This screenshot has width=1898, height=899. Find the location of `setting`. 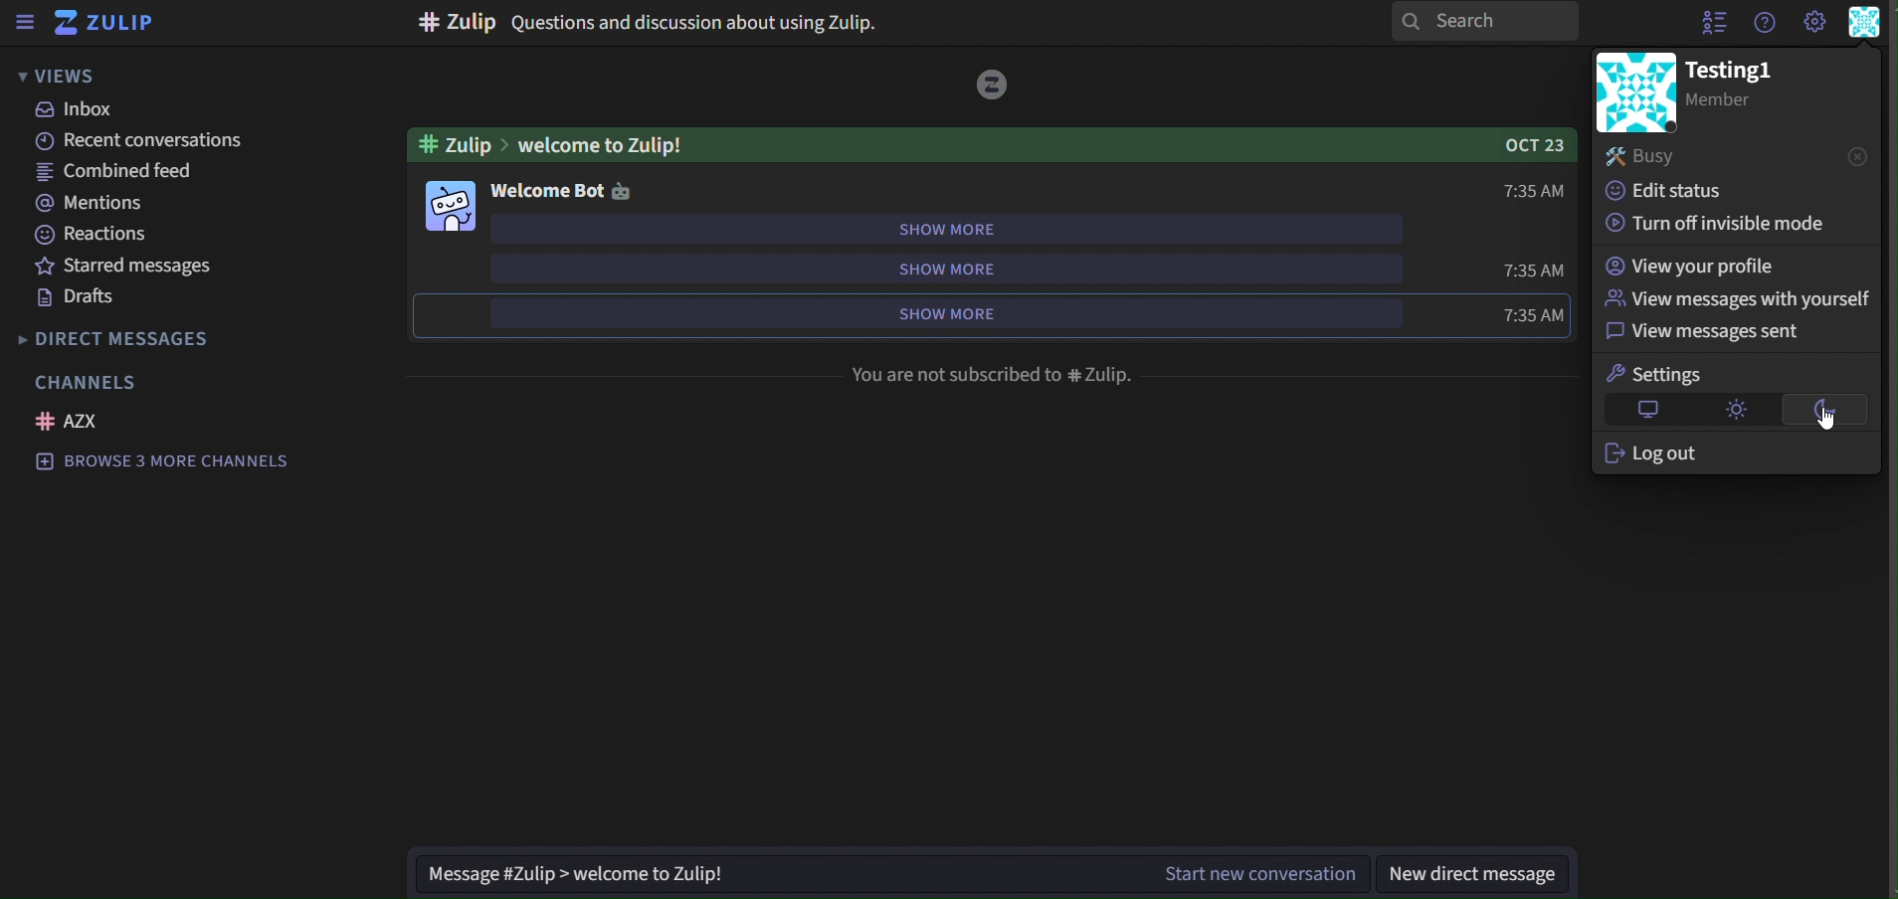

setting is located at coordinates (1814, 25).